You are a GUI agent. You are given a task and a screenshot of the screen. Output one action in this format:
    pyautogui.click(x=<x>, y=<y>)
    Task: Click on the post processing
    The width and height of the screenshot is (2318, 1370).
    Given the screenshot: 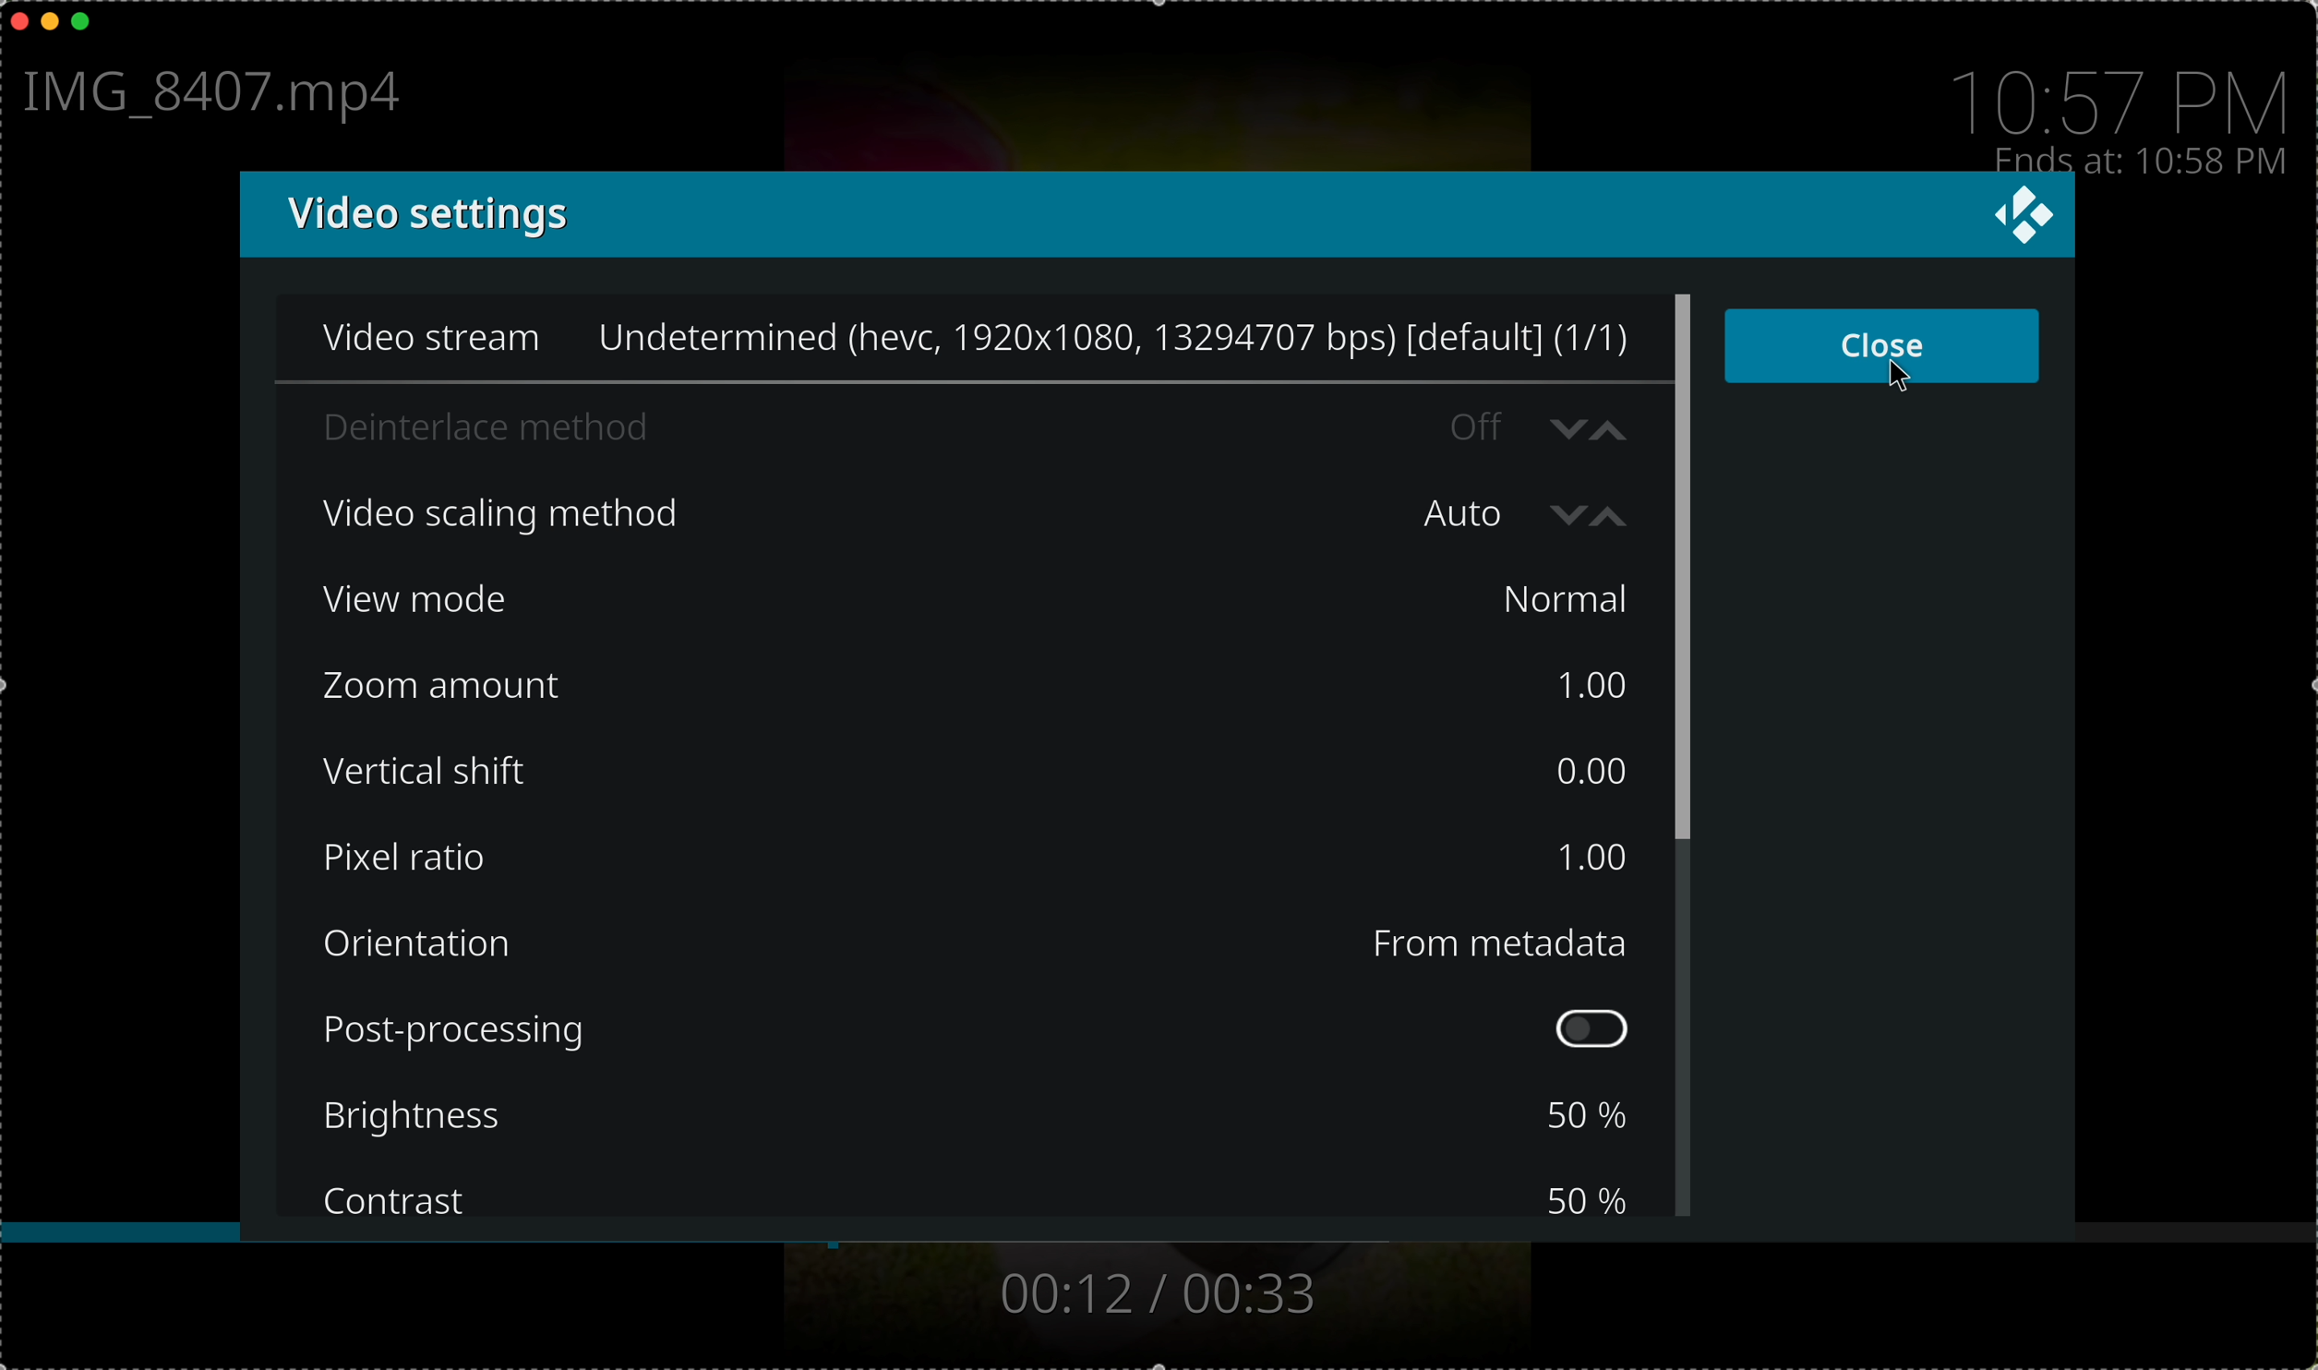 What is the action you would take?
    pyautogui.click(x=982, y=1029)
    